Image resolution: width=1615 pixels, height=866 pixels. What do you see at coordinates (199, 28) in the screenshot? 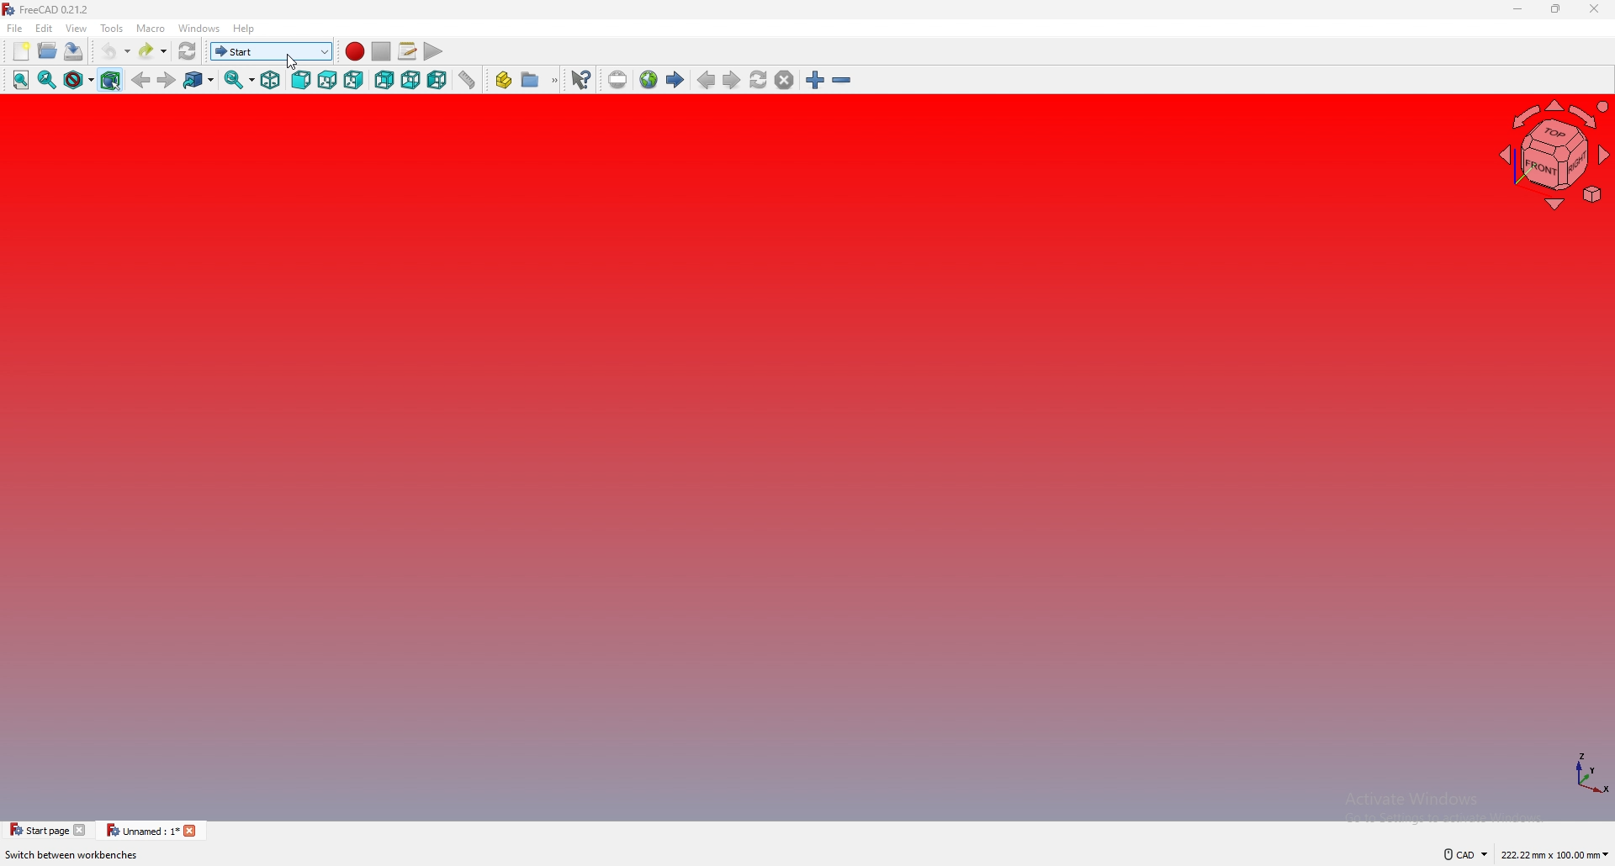
I see `windows` at bounding box center [199, 28].